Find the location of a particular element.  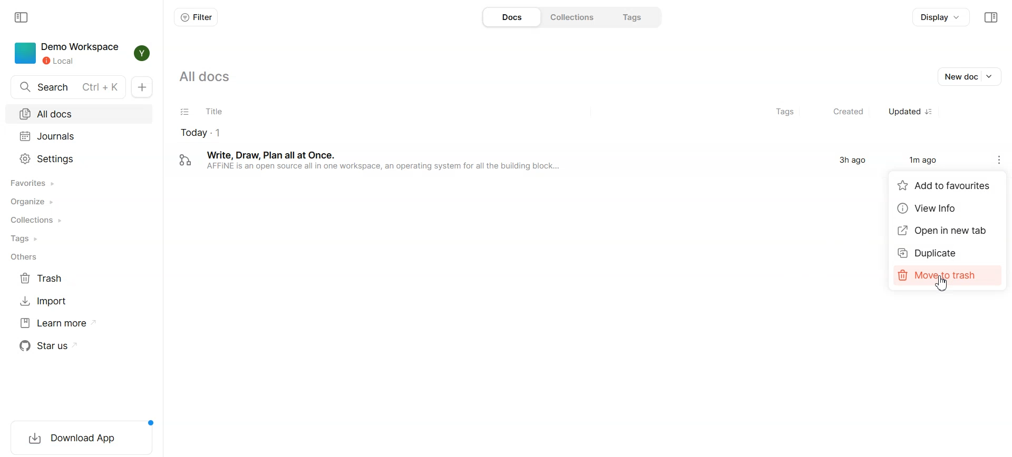

Others is located at coordinates (80, 257).